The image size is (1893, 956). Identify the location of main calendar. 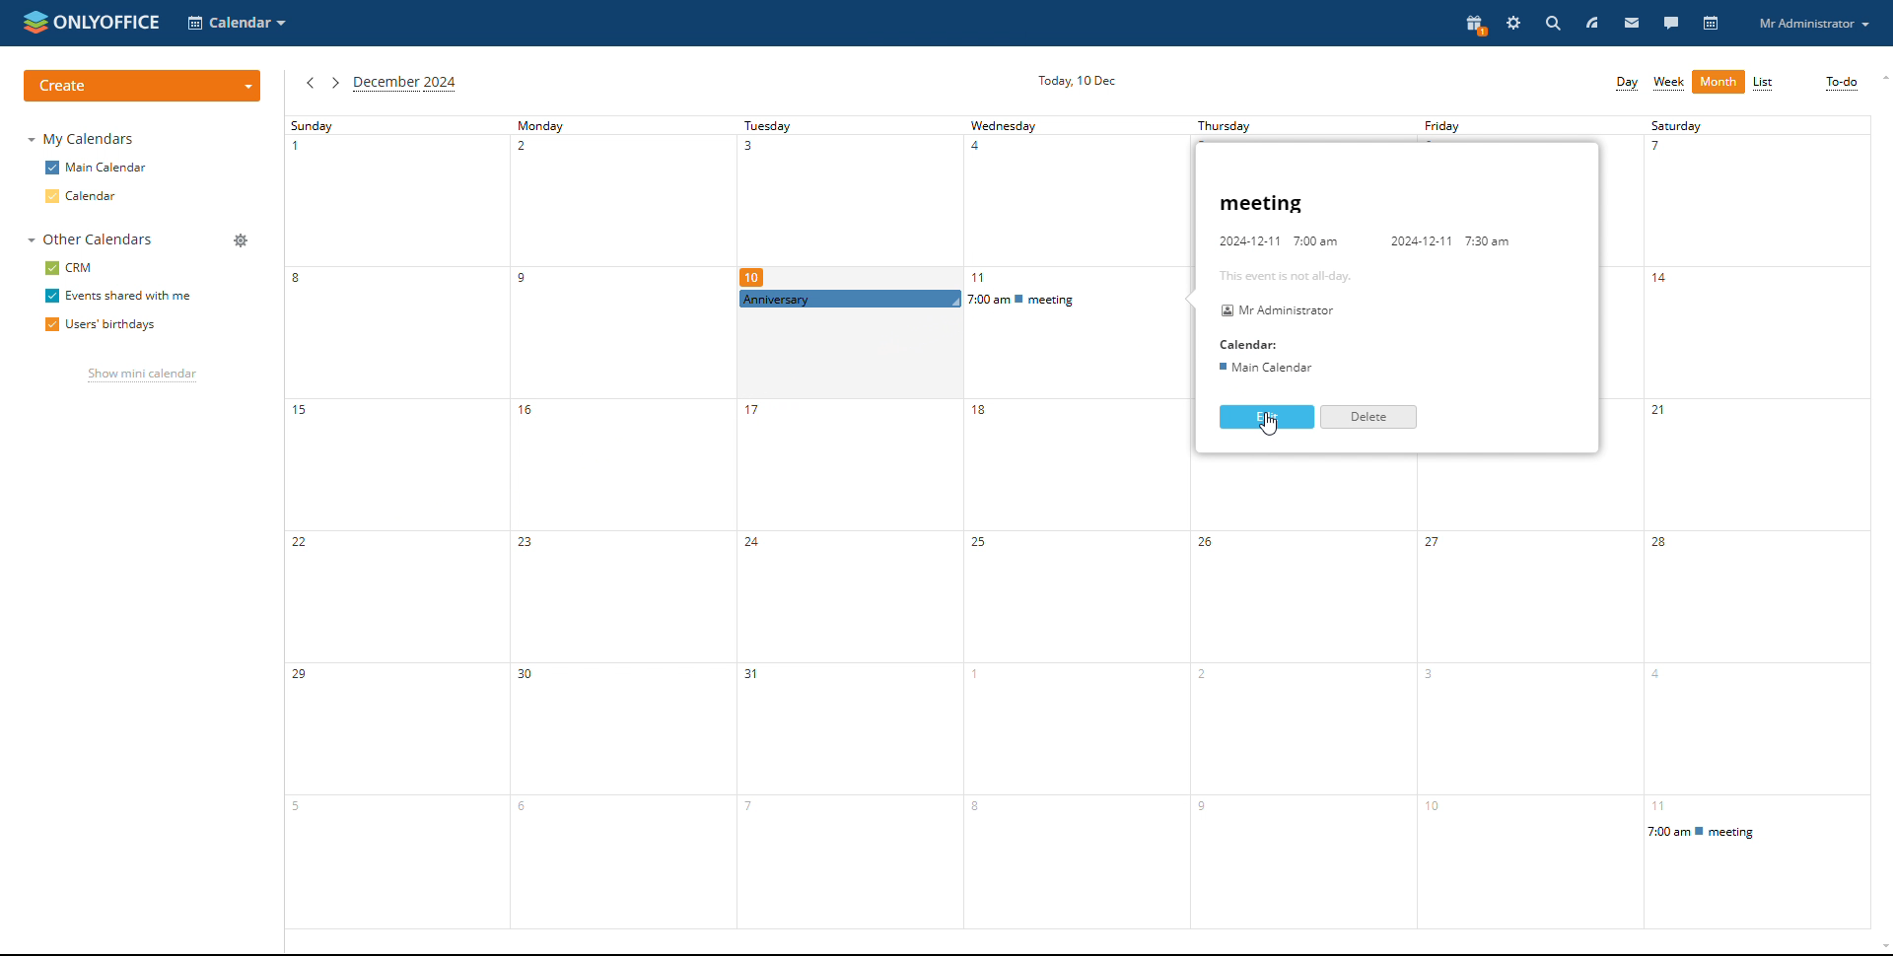
(98, 169).